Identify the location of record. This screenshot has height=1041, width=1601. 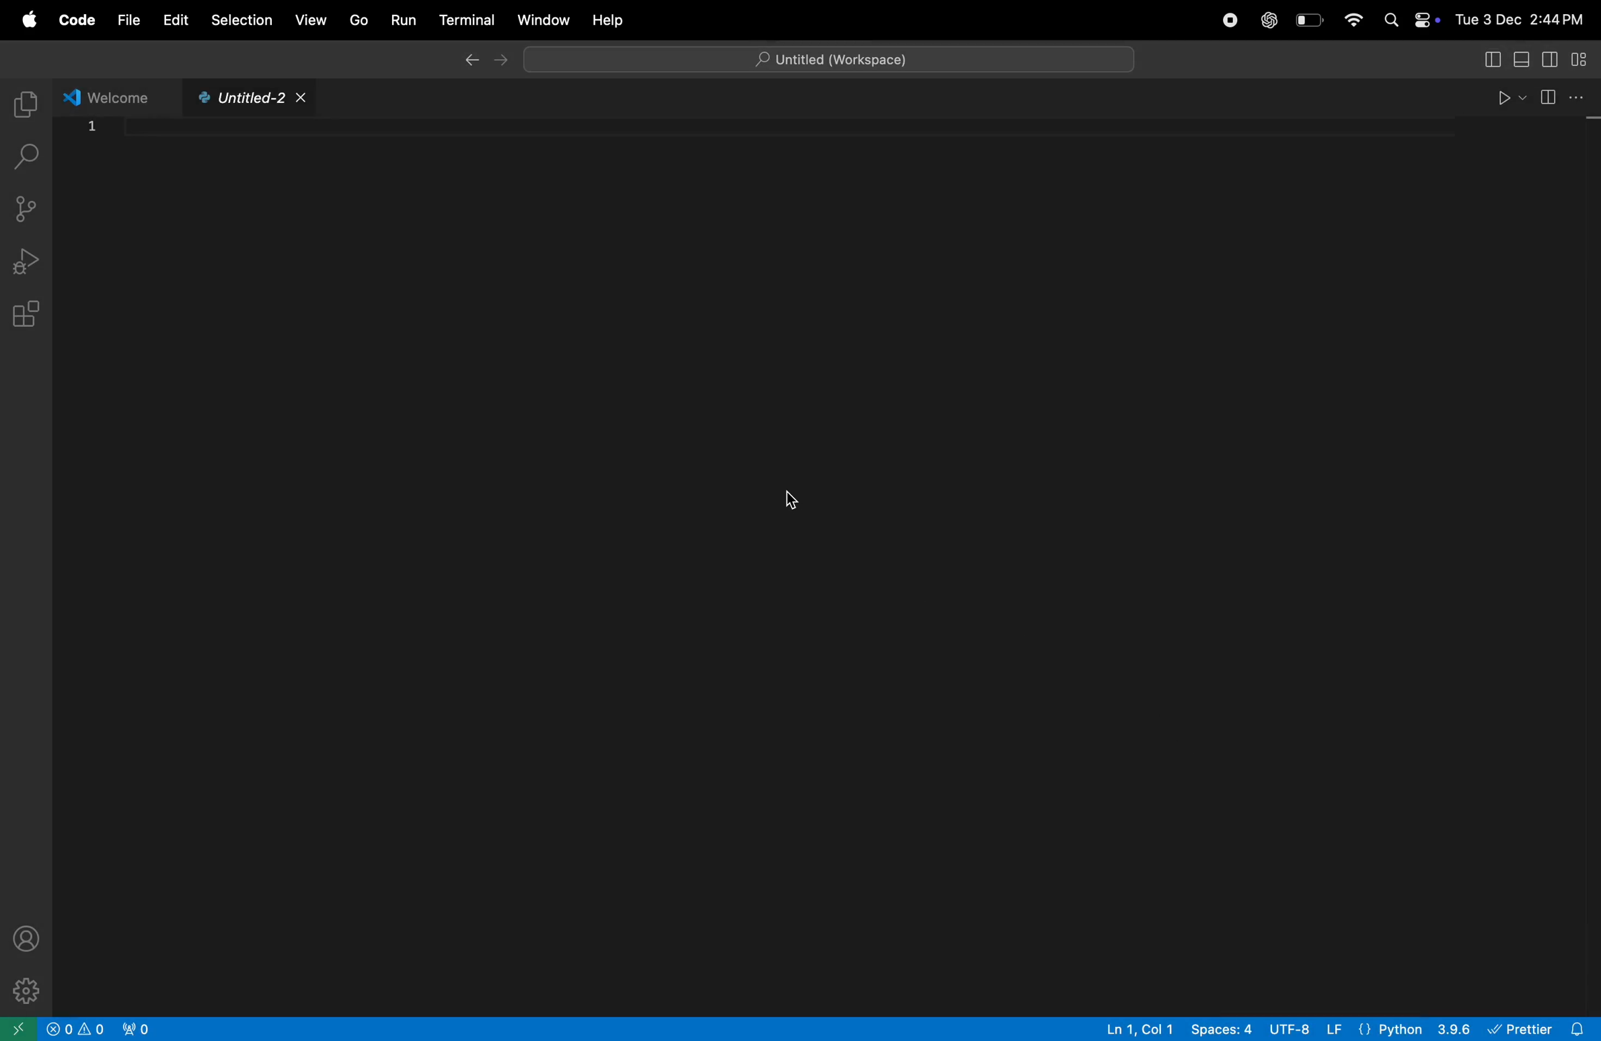
(1228, 20).